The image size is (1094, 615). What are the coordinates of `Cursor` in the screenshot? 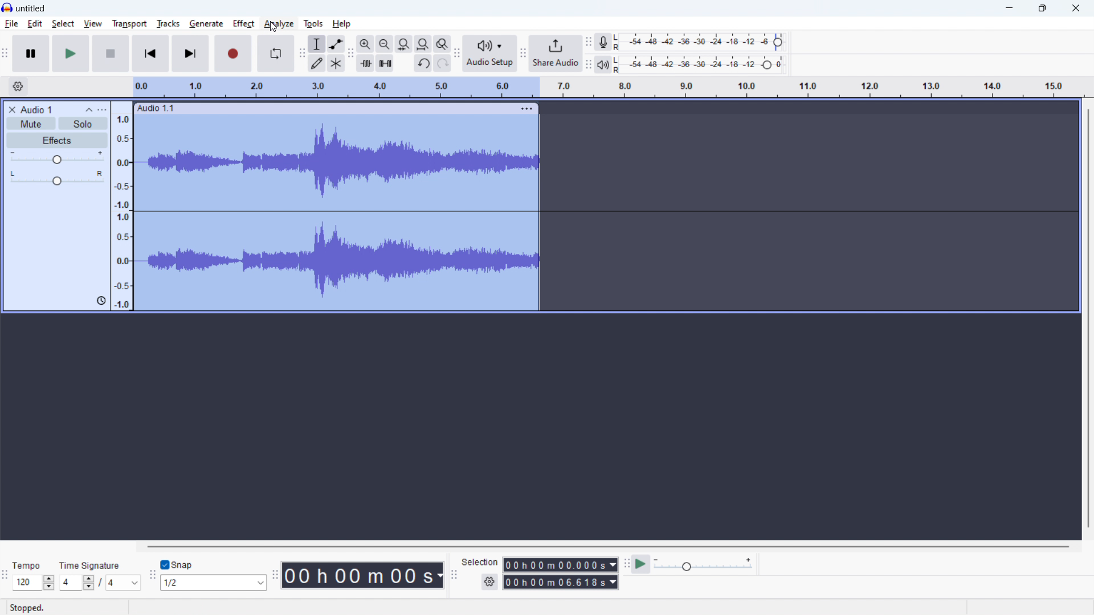 It's located at (275, 26).